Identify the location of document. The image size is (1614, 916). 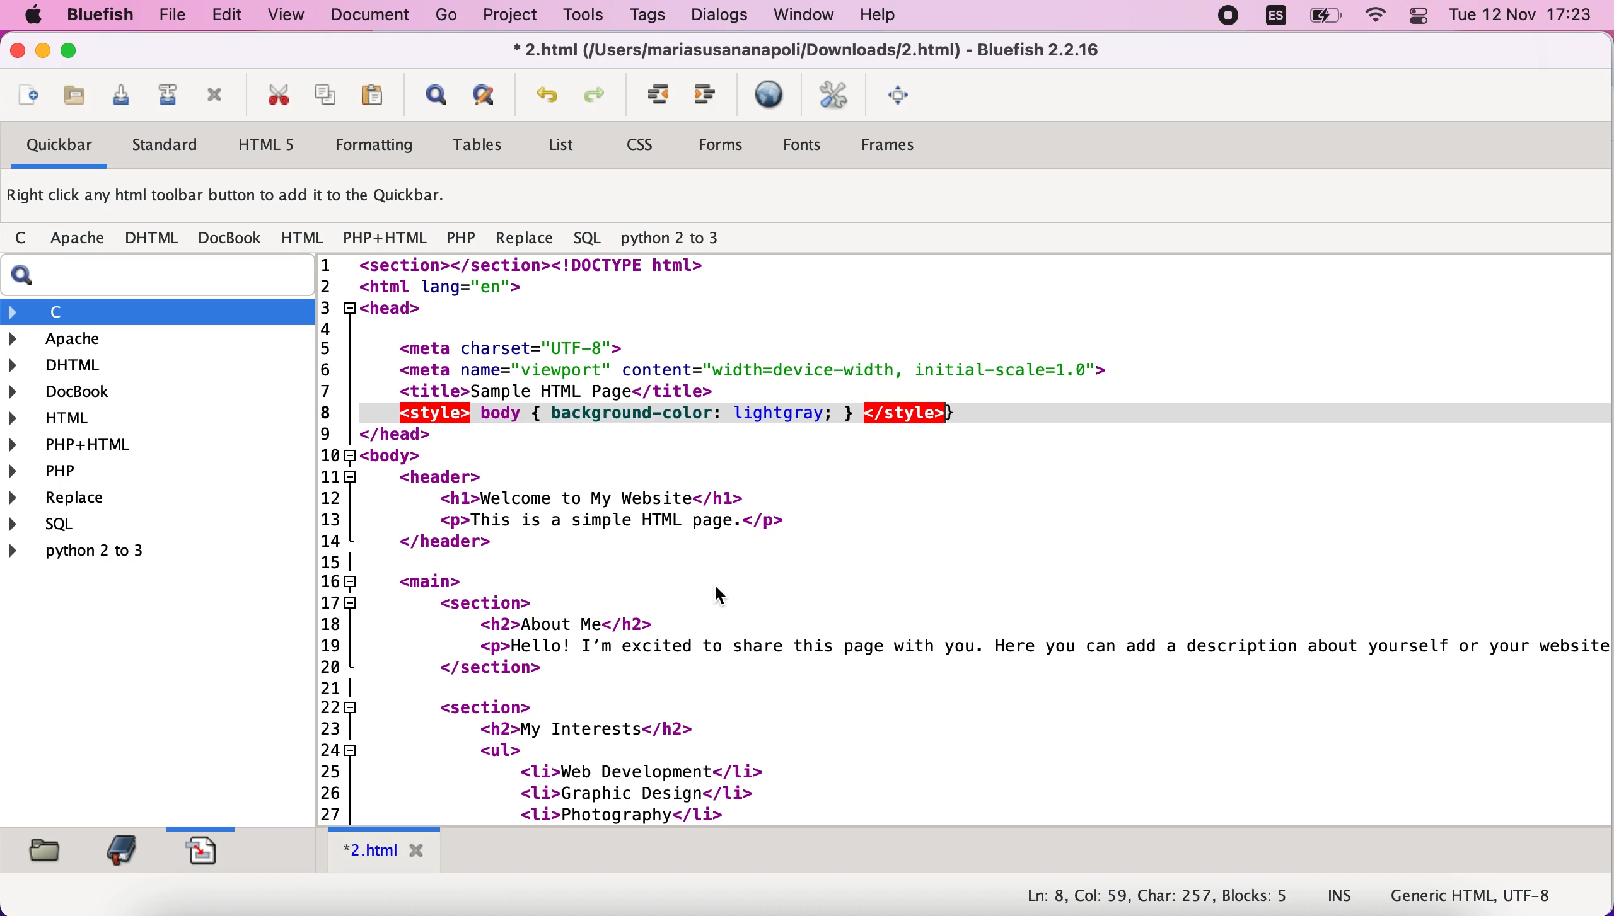
(371, 17).